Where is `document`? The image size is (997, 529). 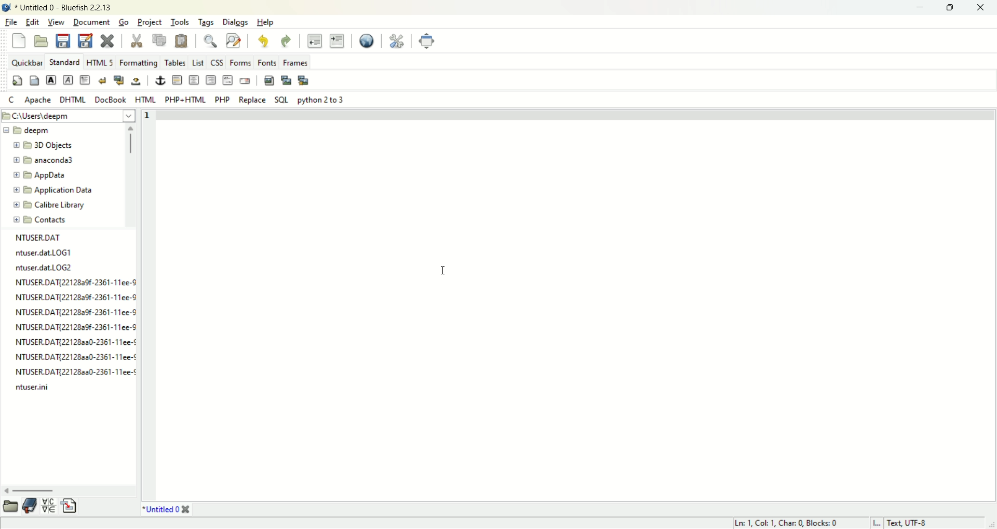 document is located at coordinates (91, 22).